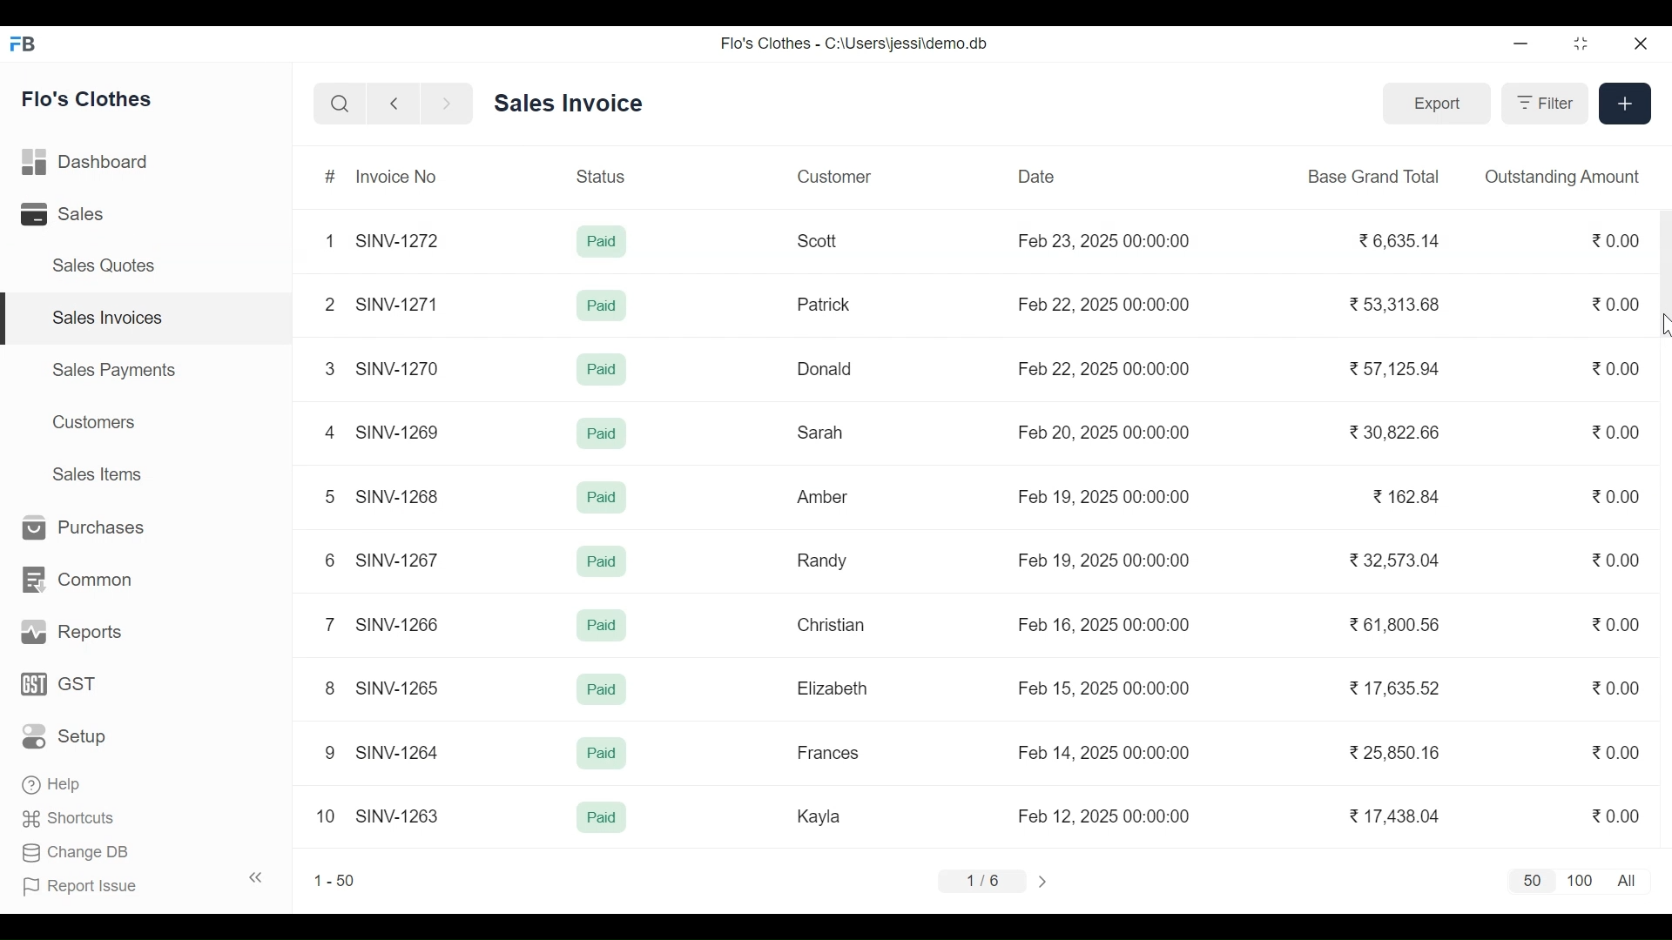 This screenshot has width=1672, height=940. Describe the element at coordinates (819, 816) in the screenshot. I see `Kayla` at that location.